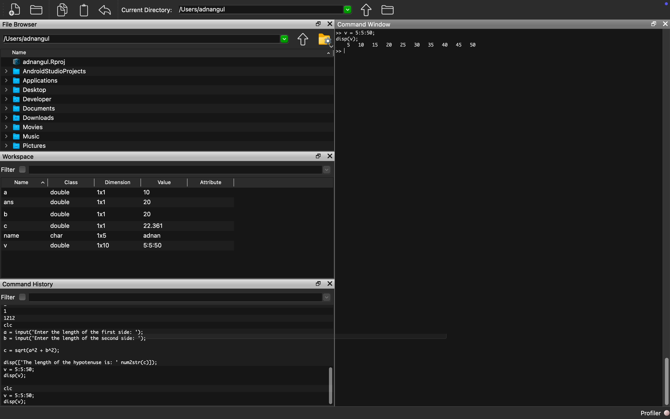 This screenshot has width=670, height=419. What do you see at coordinates (28, 183) in the screenshot?
I see `Name` at bounding box center [28, 183].